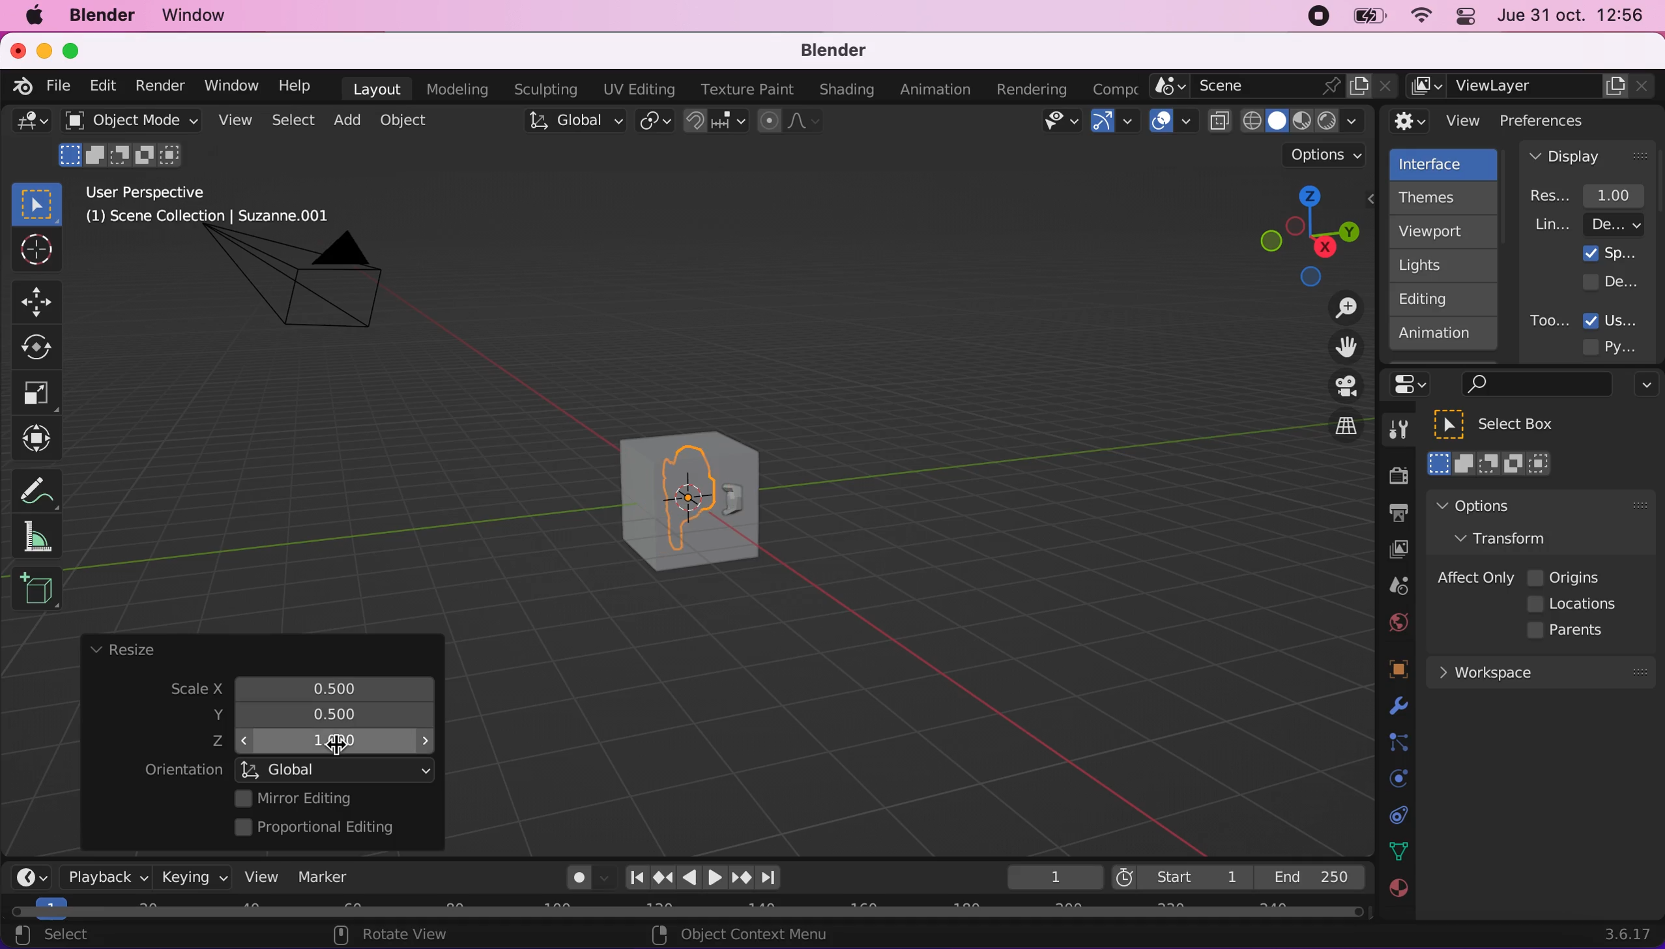  Describe the element at coordinates (35, 251) in the screenshot. I see `` at that location.